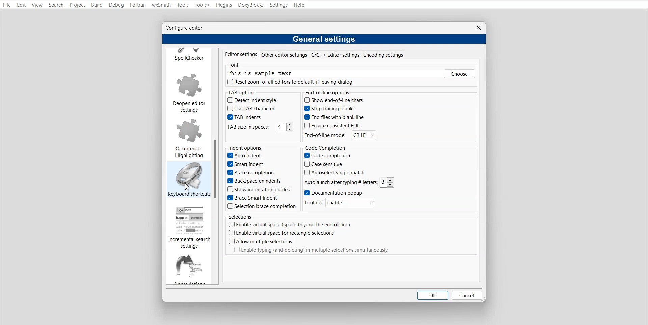  I want to click on Fortran, so click(137, 5).